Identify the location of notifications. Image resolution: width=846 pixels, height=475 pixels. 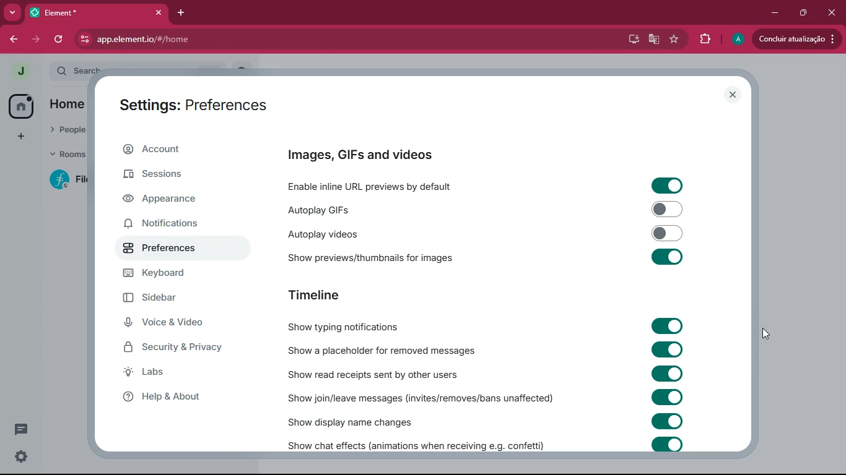
(160, 225).